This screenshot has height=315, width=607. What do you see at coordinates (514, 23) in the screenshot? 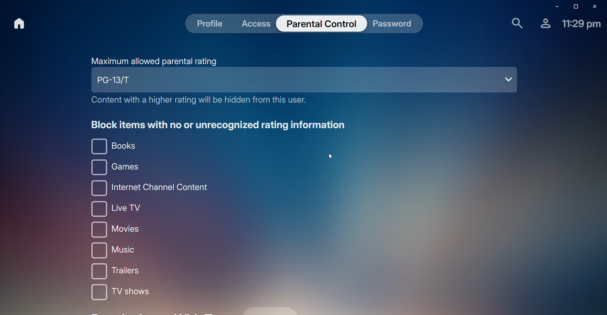
I see `Find` at bounding box center [514, 23].